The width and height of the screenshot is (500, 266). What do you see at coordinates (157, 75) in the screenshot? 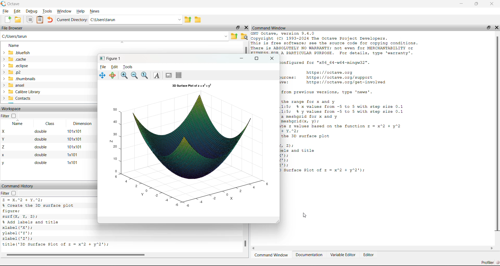
I see `Font` at bounding box center [157, 75].